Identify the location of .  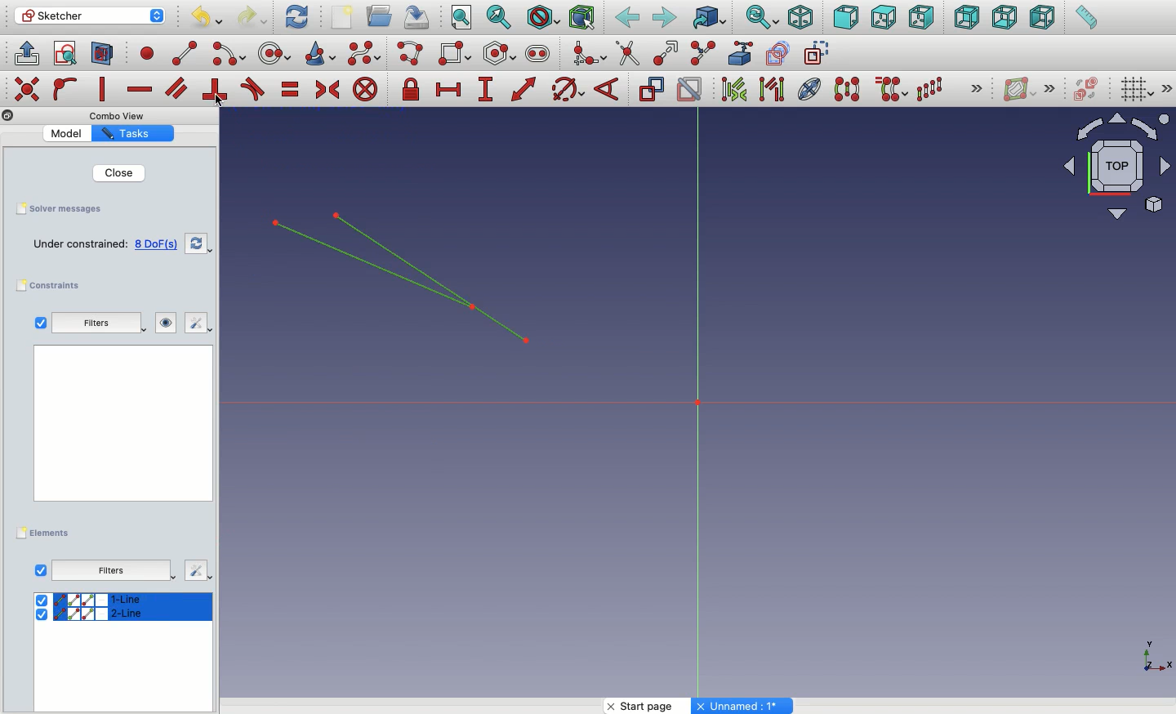
(1167, 88).